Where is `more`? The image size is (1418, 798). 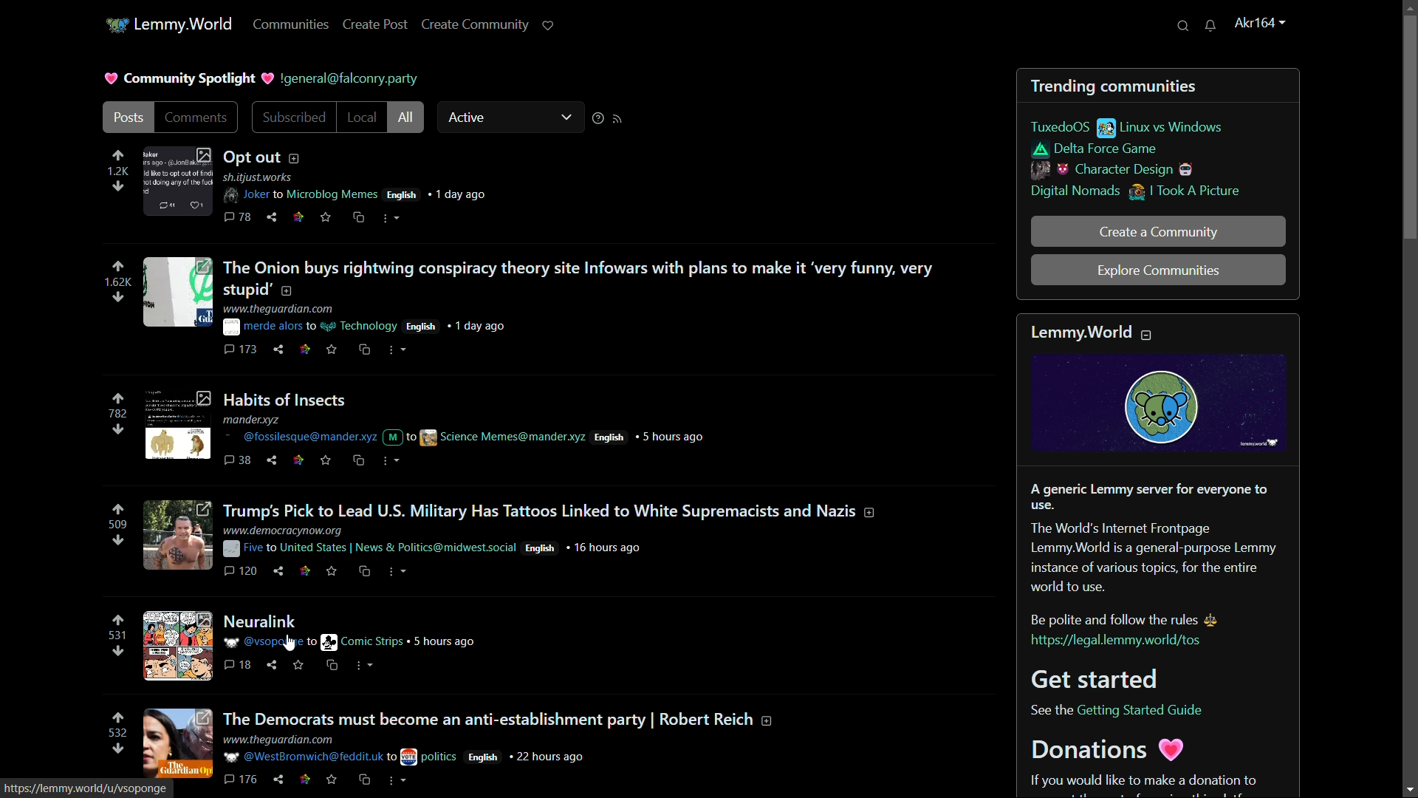 more is located at coordinates (392, 218).